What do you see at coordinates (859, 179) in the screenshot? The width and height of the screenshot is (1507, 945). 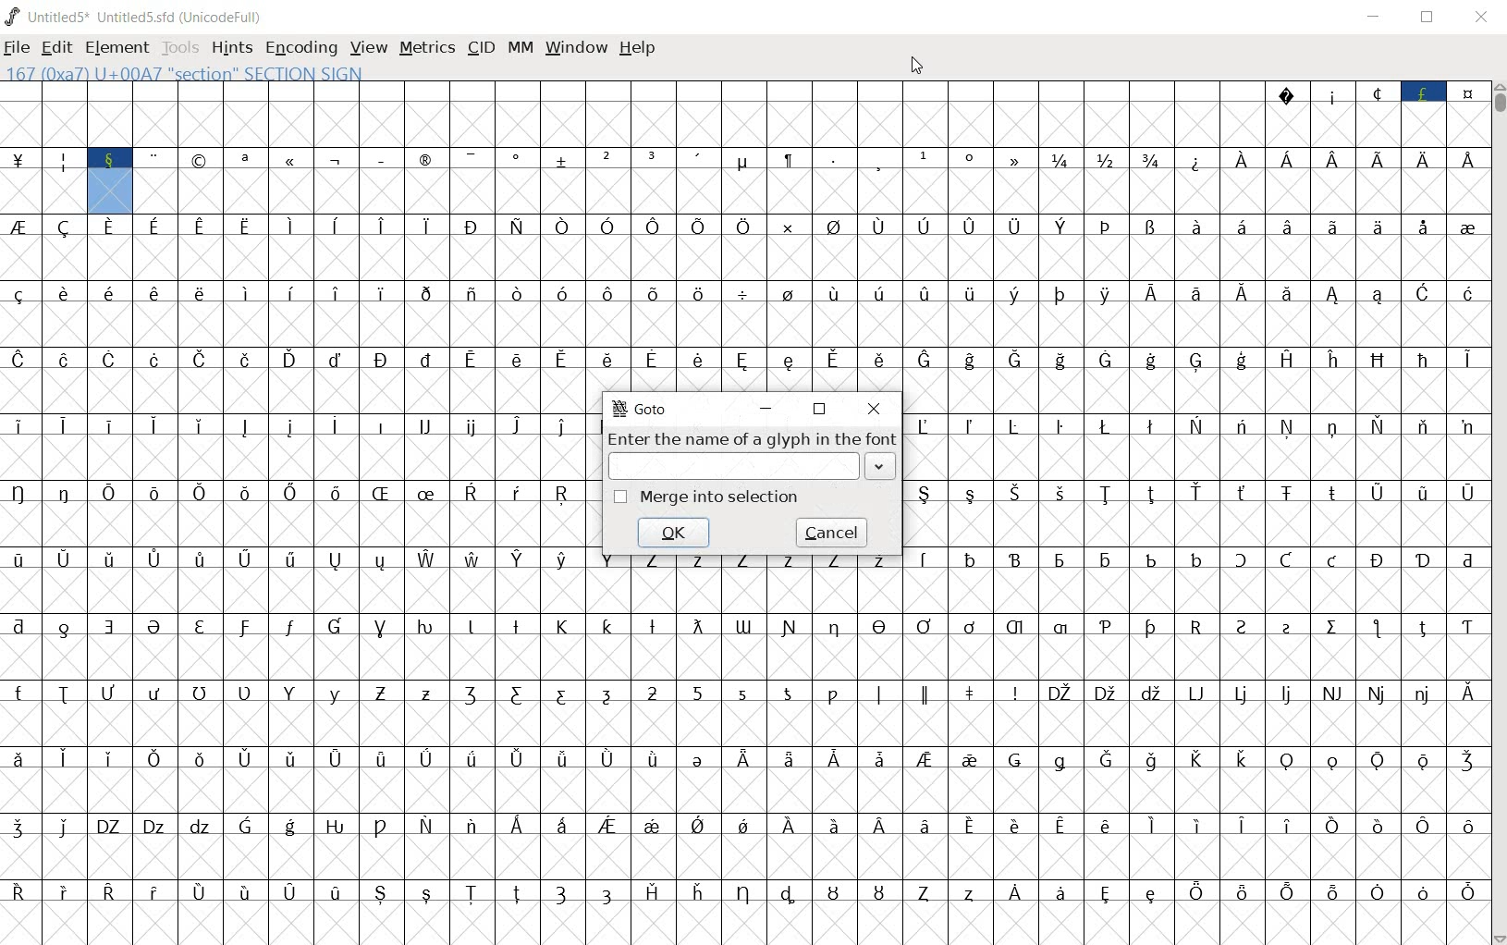 I see `special character` at bounding box center [859, 179].